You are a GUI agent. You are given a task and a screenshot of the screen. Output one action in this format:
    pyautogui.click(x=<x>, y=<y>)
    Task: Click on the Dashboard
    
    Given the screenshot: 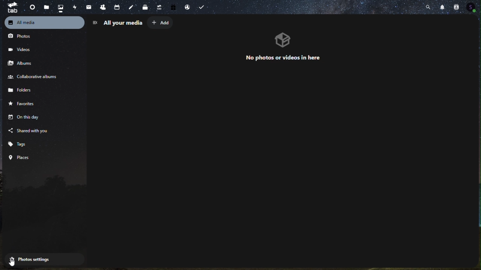 What is the action you would take?
    pyautogui.click(x=30, y=6)
    